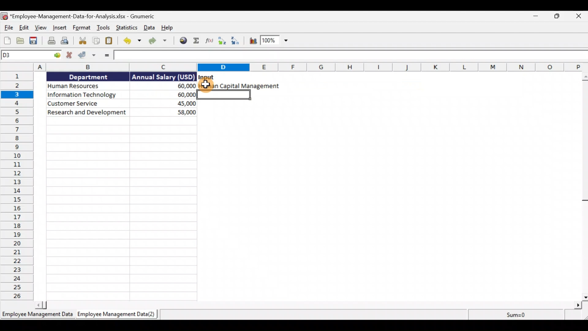  I want to click on Sheet 2, so click(116, 315).